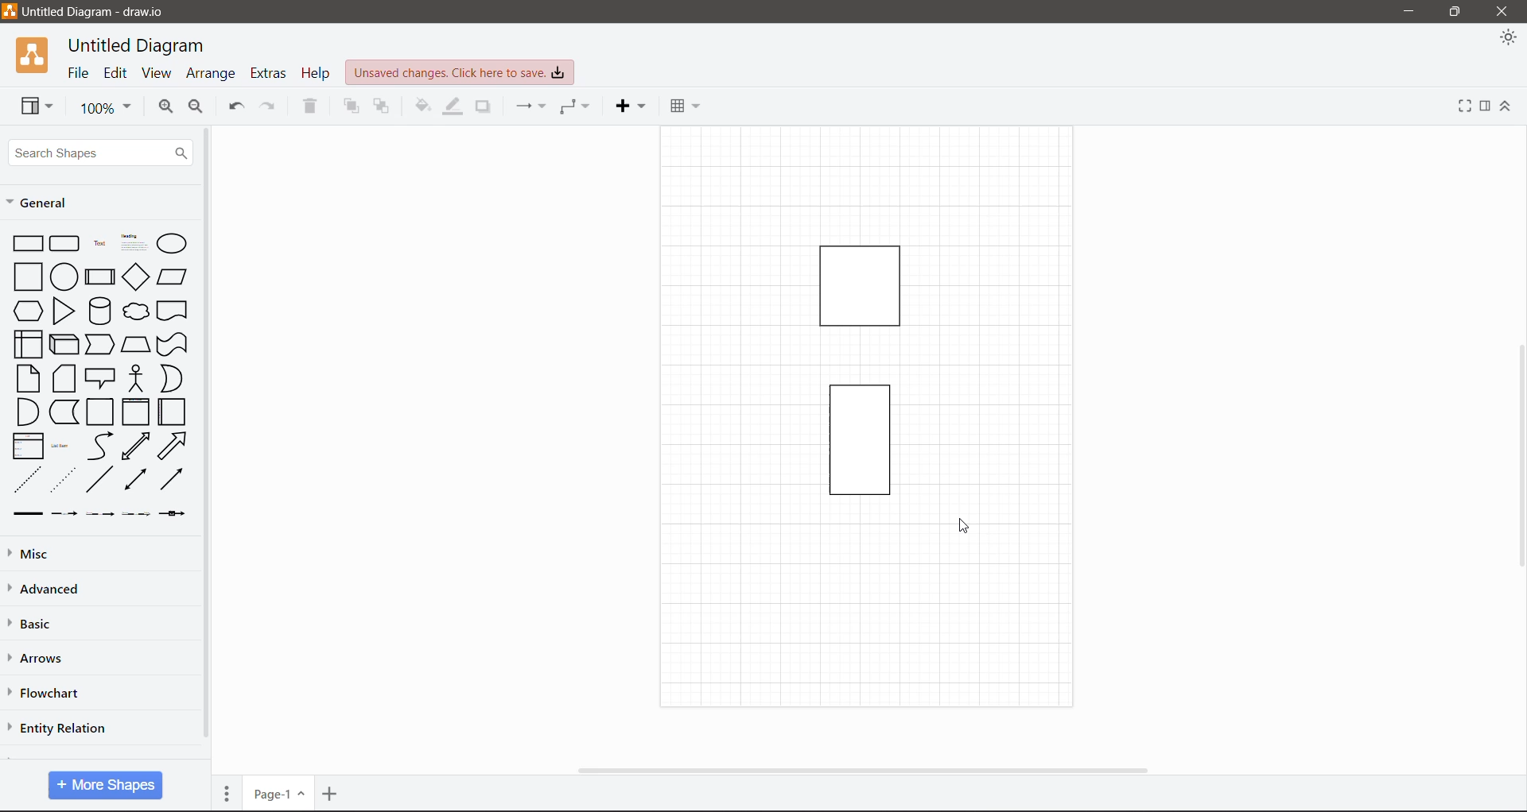 The height and width of the screenshot is (812, 1527). What do you see at coordinates (532, 106) in the screenshot?
I see `Connection` at bounding box center [532, 106].